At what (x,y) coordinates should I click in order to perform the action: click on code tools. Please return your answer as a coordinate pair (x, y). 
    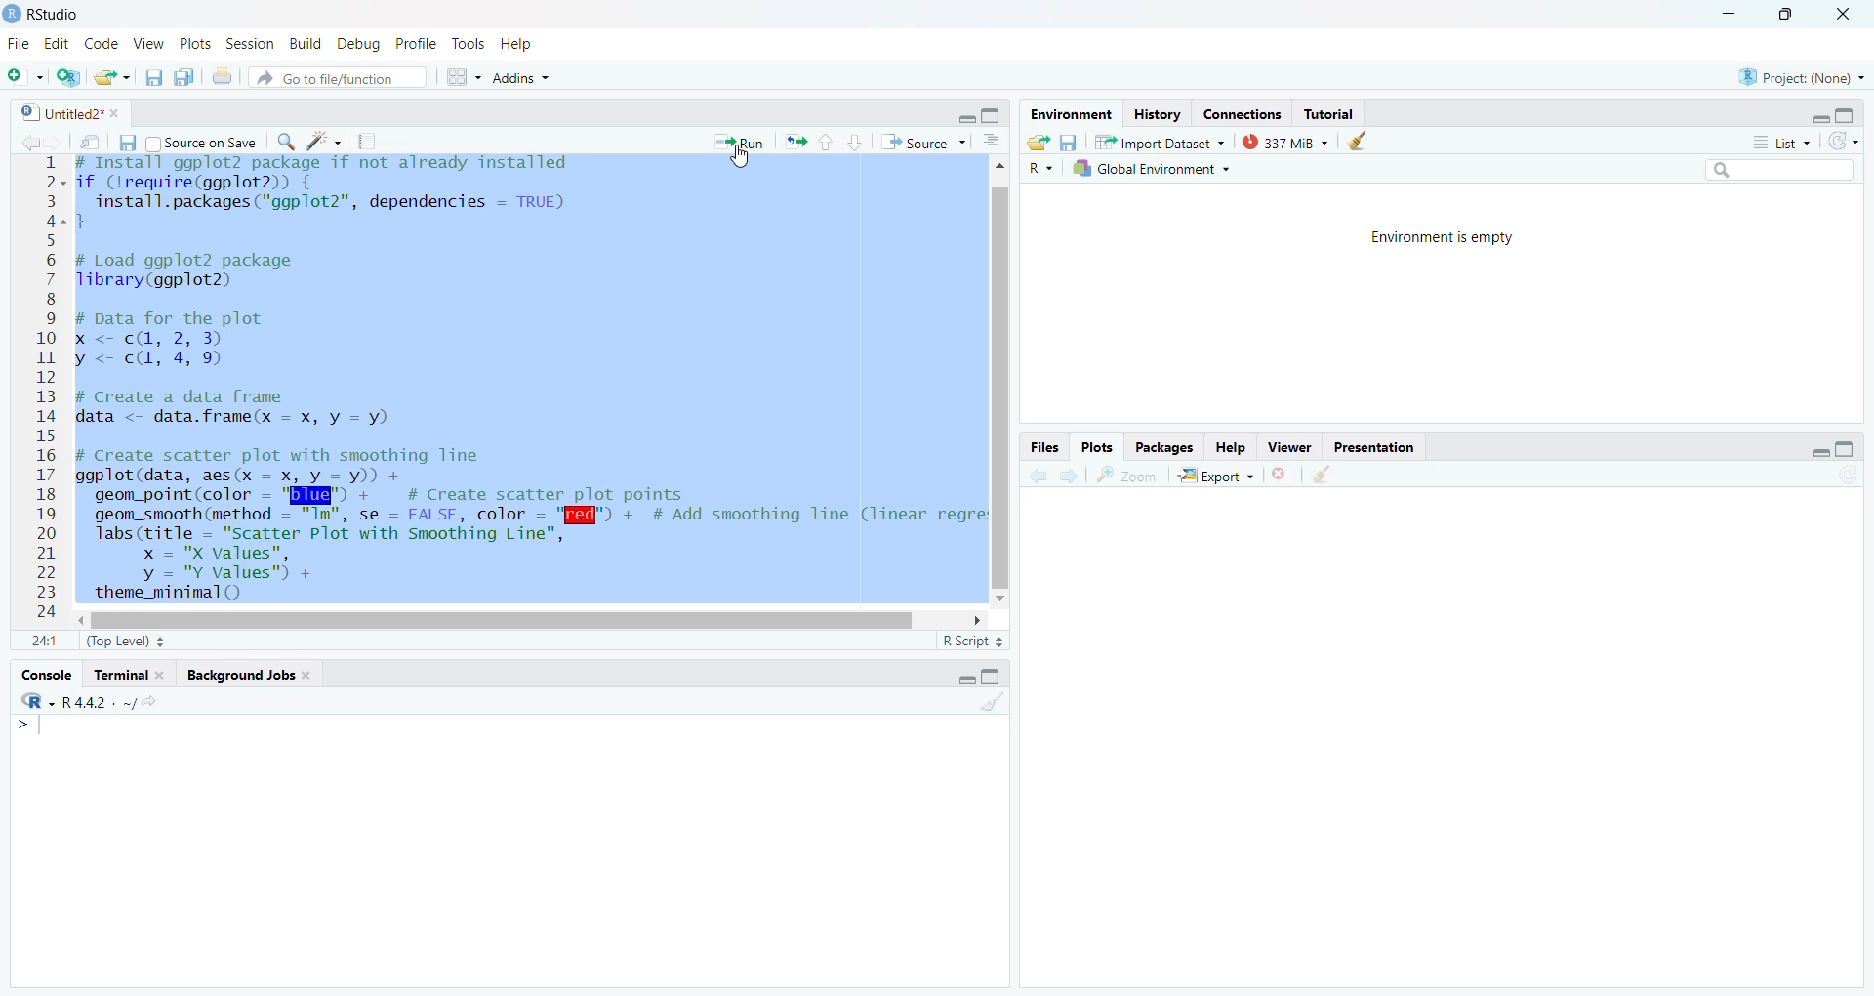
    Looking at the image, I should click on (324, 141).